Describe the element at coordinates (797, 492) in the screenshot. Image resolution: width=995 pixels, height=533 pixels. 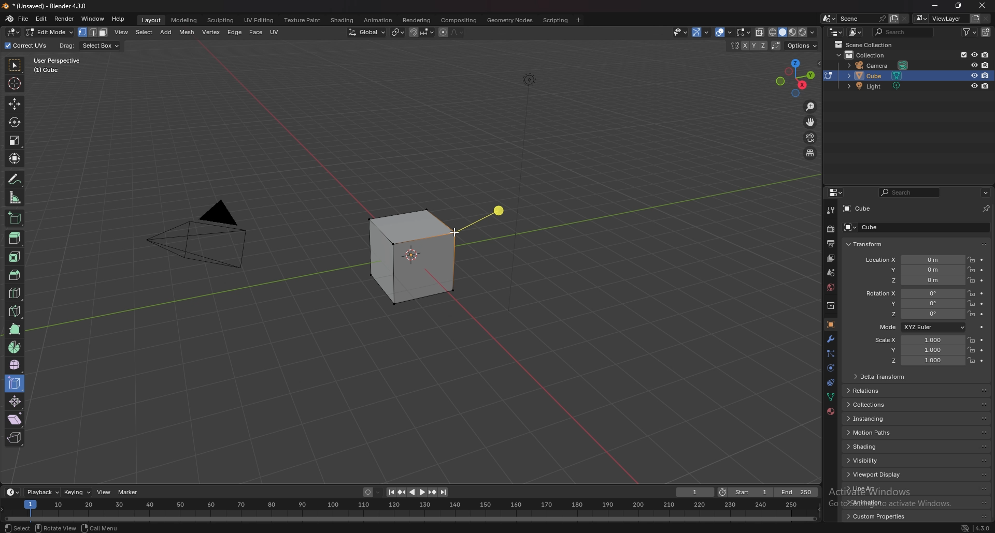
I see `end frame` at that location.